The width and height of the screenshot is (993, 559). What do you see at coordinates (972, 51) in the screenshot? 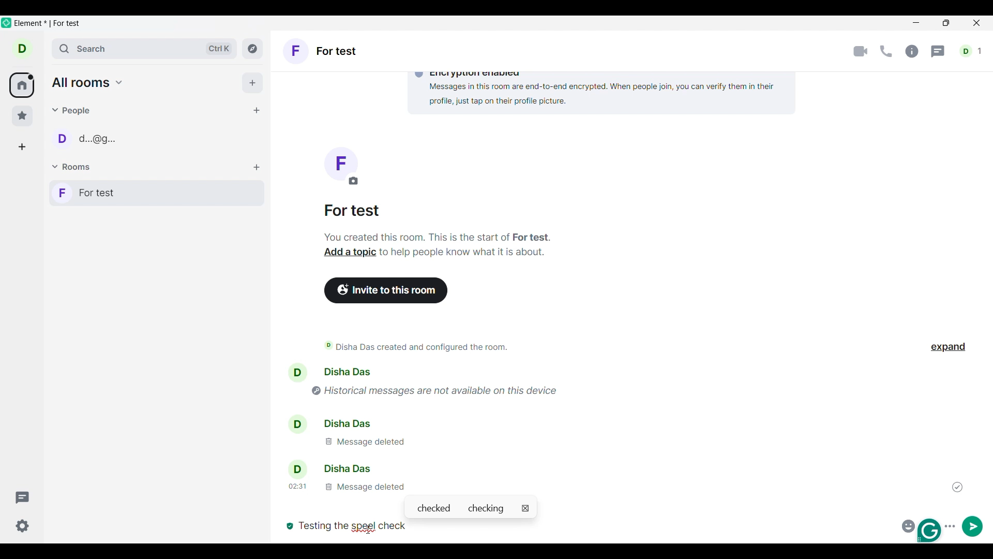
I see `d1` at bounding box center [972, 51].